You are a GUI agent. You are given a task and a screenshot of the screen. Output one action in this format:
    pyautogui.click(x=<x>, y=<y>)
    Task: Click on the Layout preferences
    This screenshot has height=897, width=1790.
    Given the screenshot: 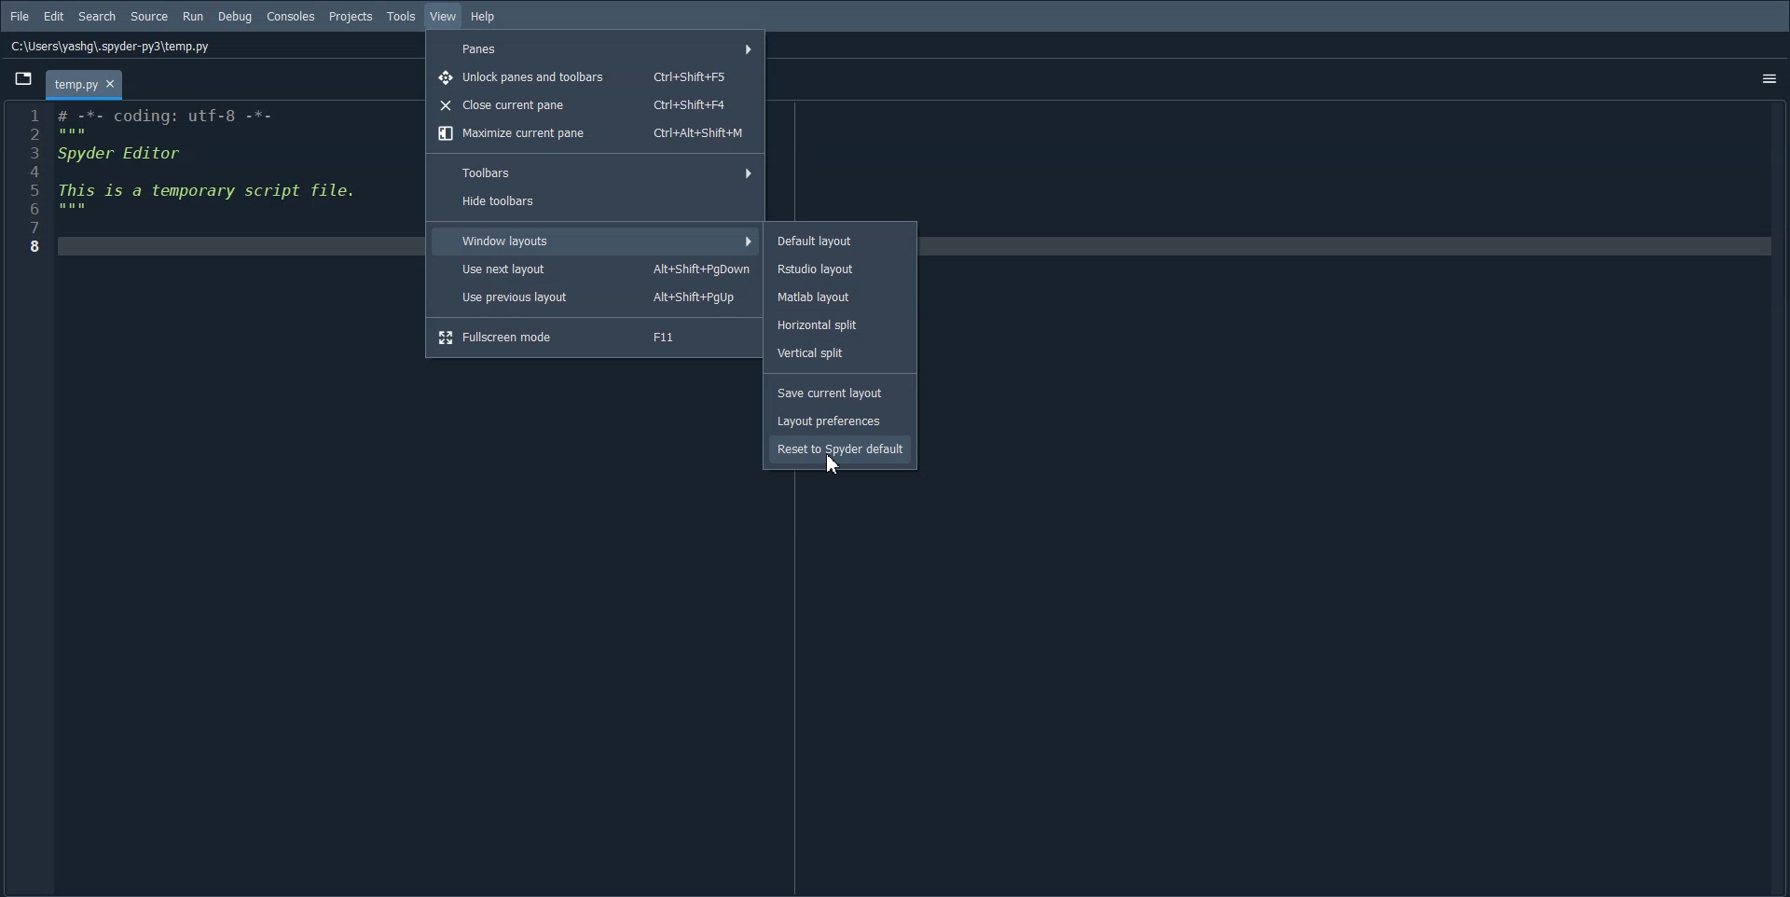 What is the action you would take?
    pyautogui.click(x=837, y=421)
    